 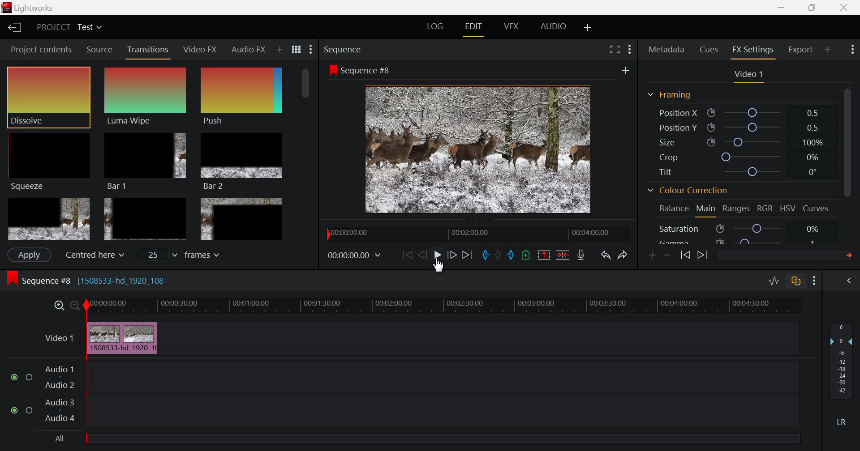 What do you see at coordinates (279, 51) in the screenshot?
I see `Add Panel` at bounding box center [279, 51].